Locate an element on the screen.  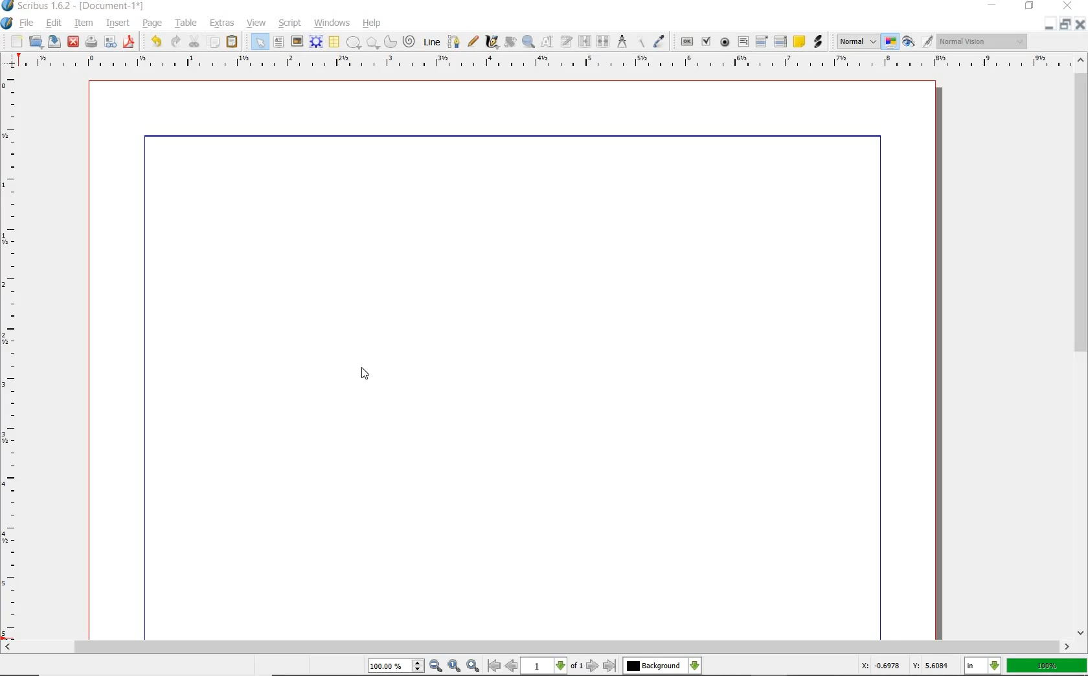
PDF CHECK BOX is located at coordinates (706, 41).